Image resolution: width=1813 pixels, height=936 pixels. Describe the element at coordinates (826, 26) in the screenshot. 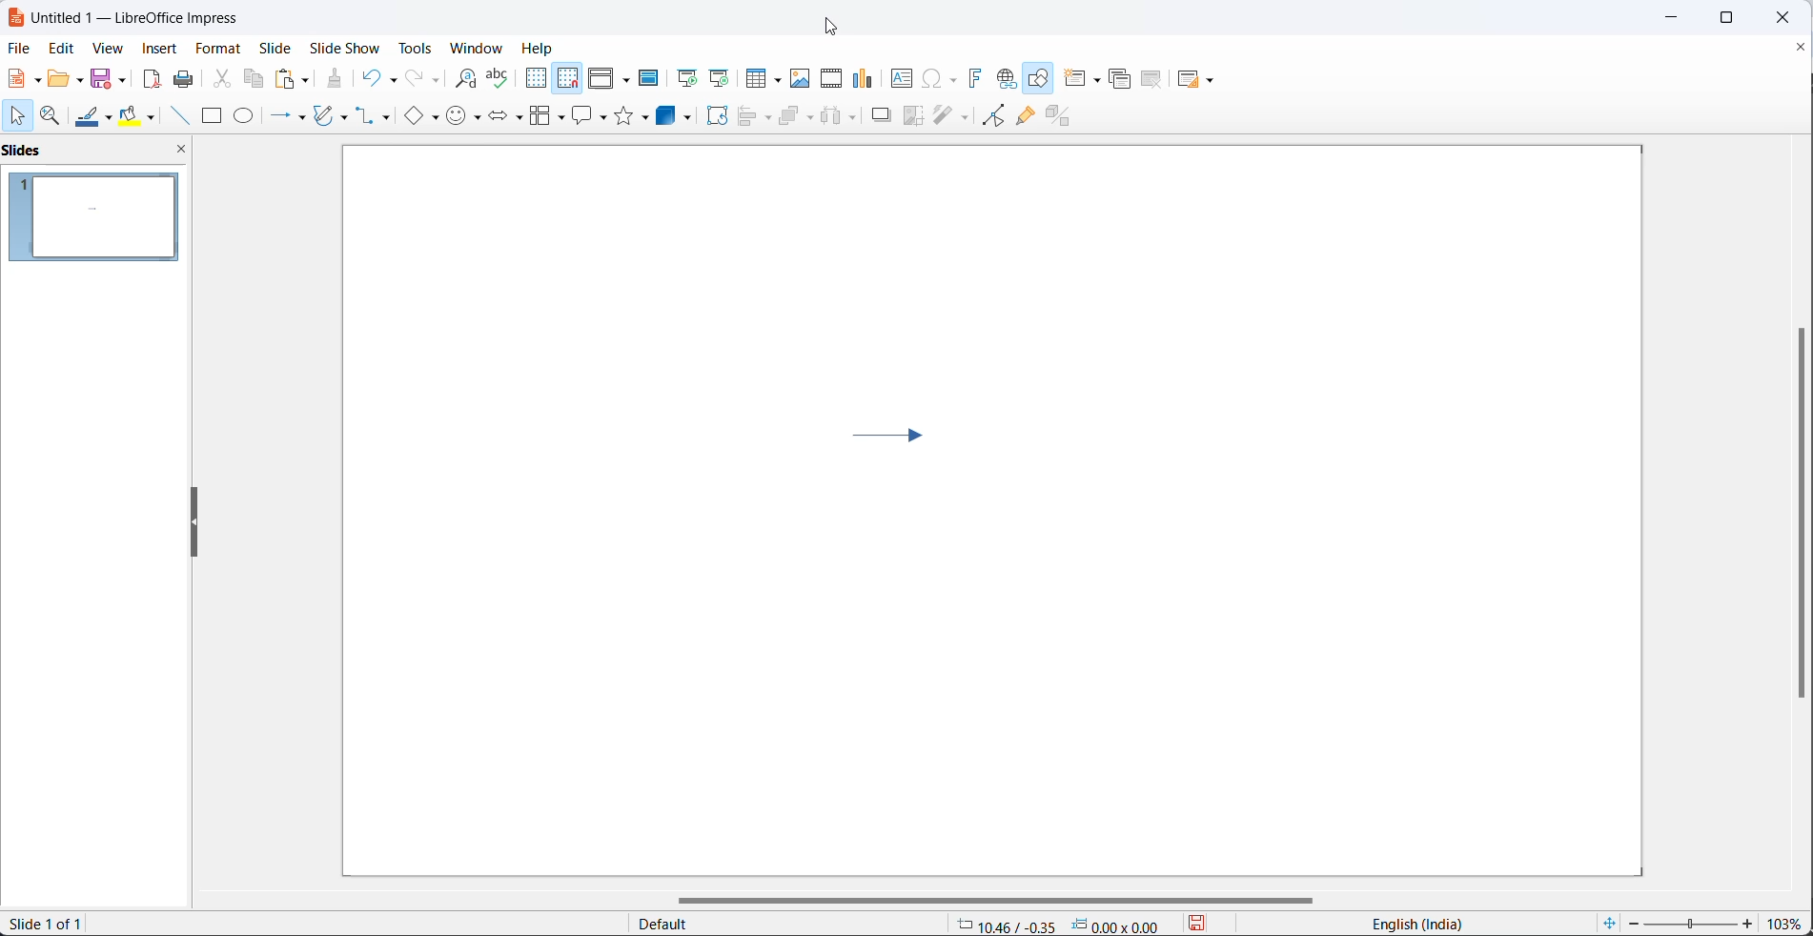

I see `cursor` at that location.